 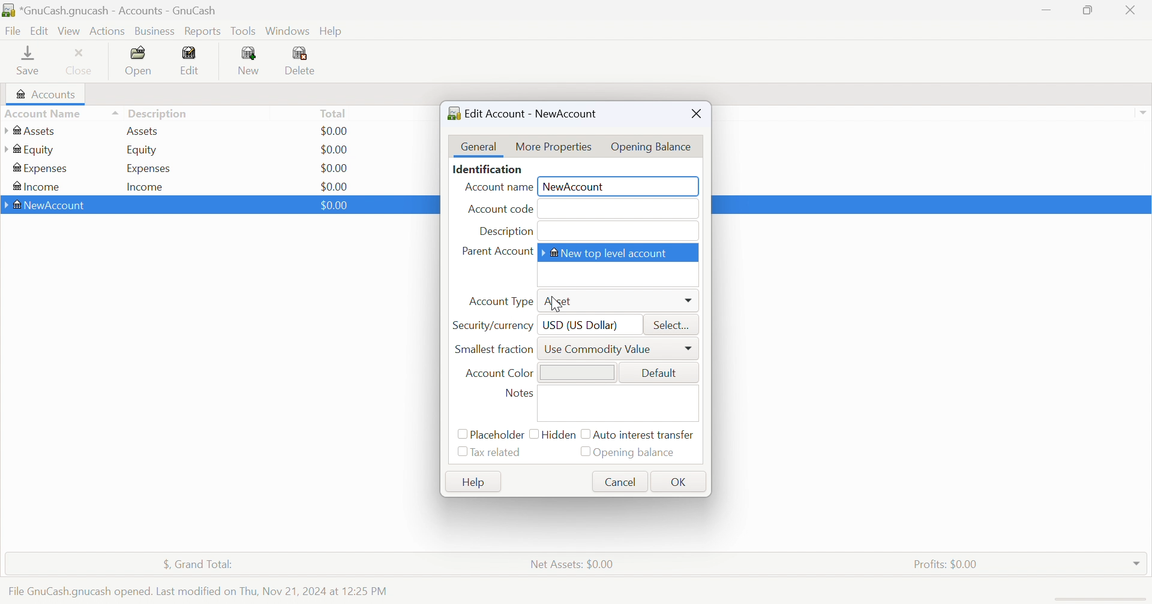 I want to click on File GnuCash.gnucash opened. Last modified on Thu, Nov 21, 2024 at 12:25 PM, so click(x=197, y=588).